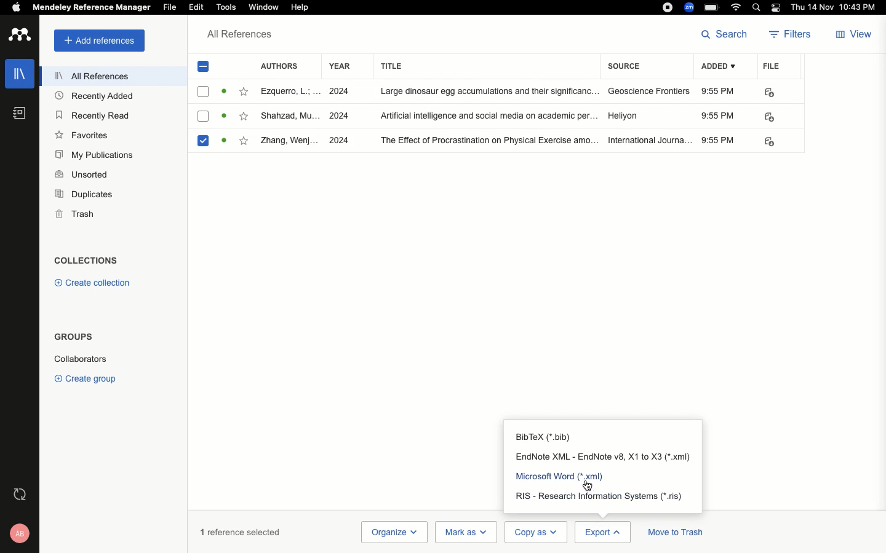 The image size is (886, 553). What do you see at coordinates (690, 7) in the screenshot?
I see `Zoom` at bounding box center [690, 7].